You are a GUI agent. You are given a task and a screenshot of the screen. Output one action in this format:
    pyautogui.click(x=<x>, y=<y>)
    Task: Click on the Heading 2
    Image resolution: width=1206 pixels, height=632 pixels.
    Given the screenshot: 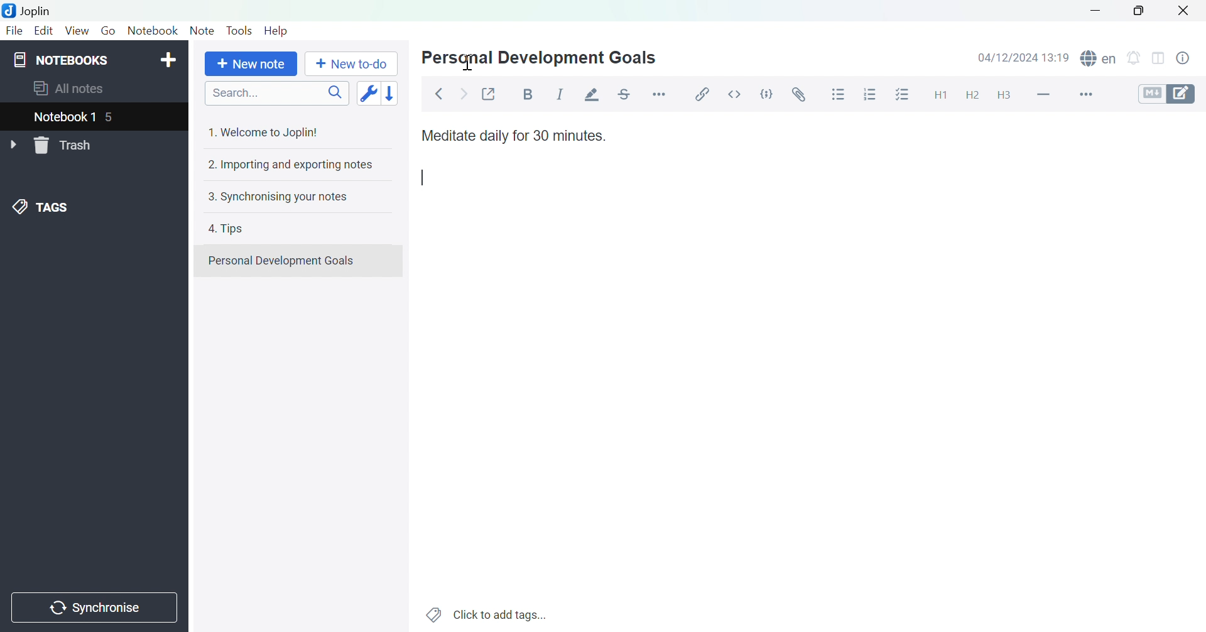 What is the action you would take?
    pyautogui.click(x=972, y=97)
    